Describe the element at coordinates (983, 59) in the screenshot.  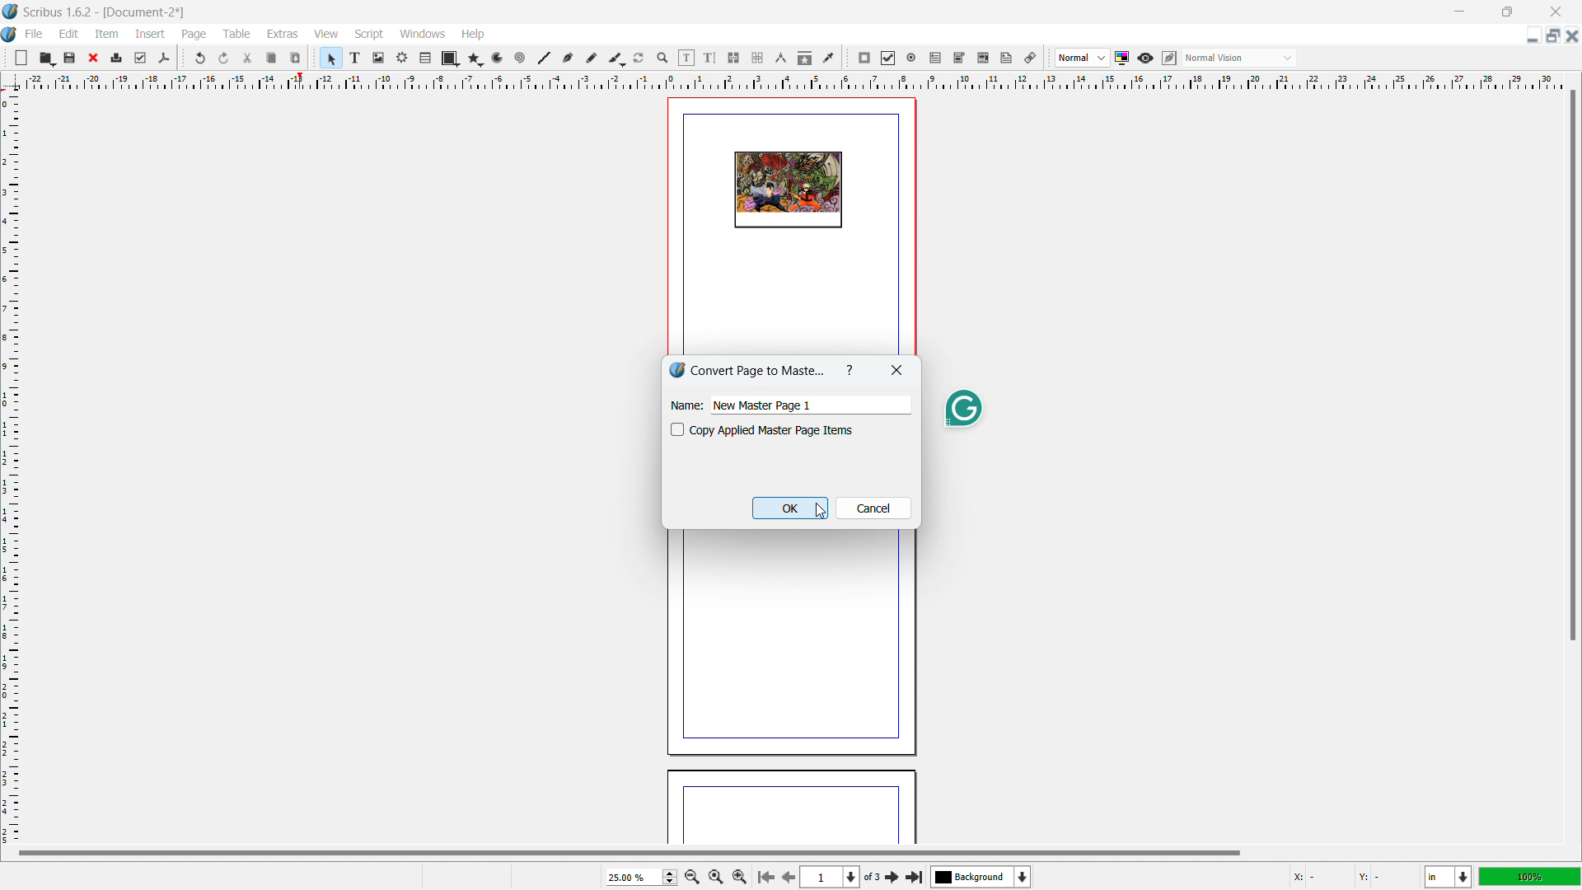
I see `pdf list box` at that location.